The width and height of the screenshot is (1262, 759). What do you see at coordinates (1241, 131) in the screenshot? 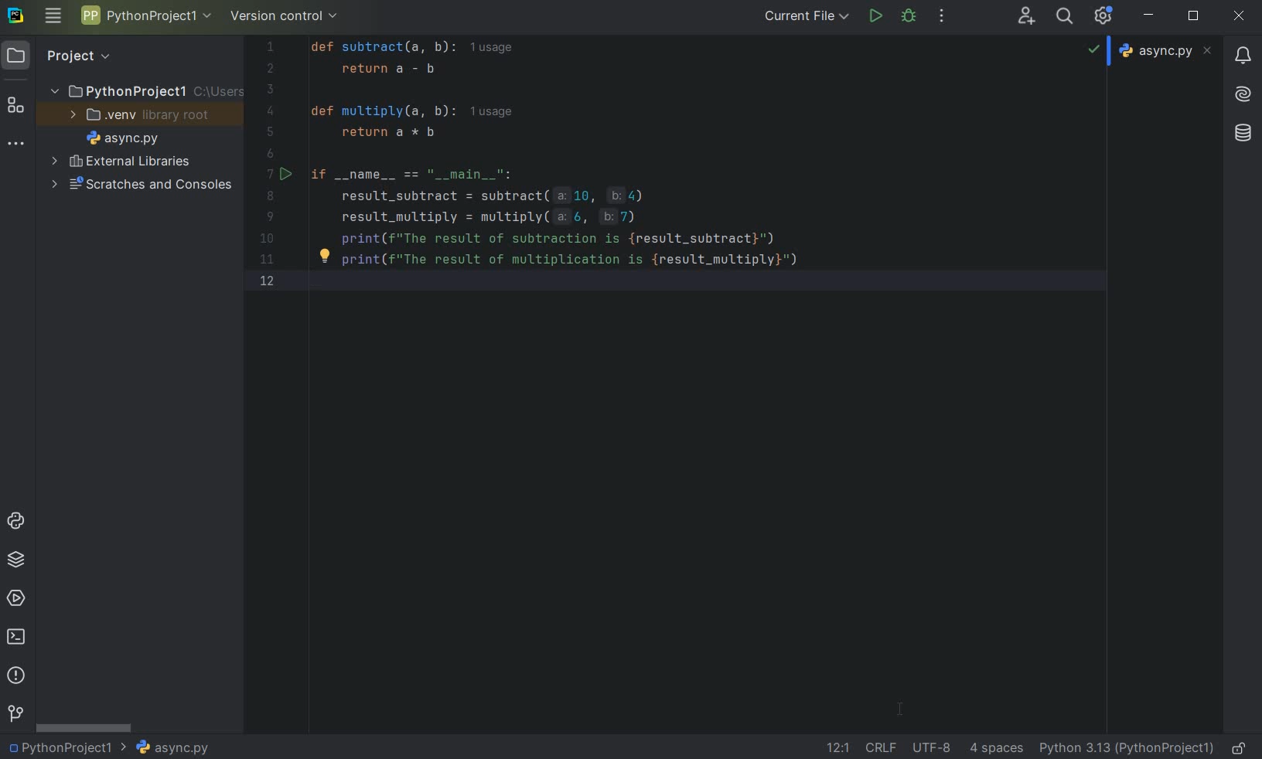
I see `database` at bounding box center [1241, 131].